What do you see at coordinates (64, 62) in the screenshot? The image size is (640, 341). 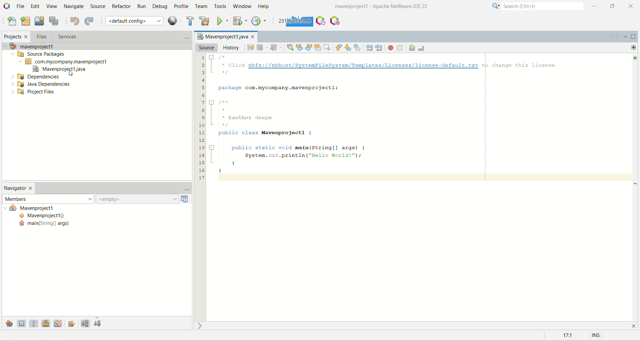 I see `com.mycompany.mavenproject1` at bounding box center [64, 62].